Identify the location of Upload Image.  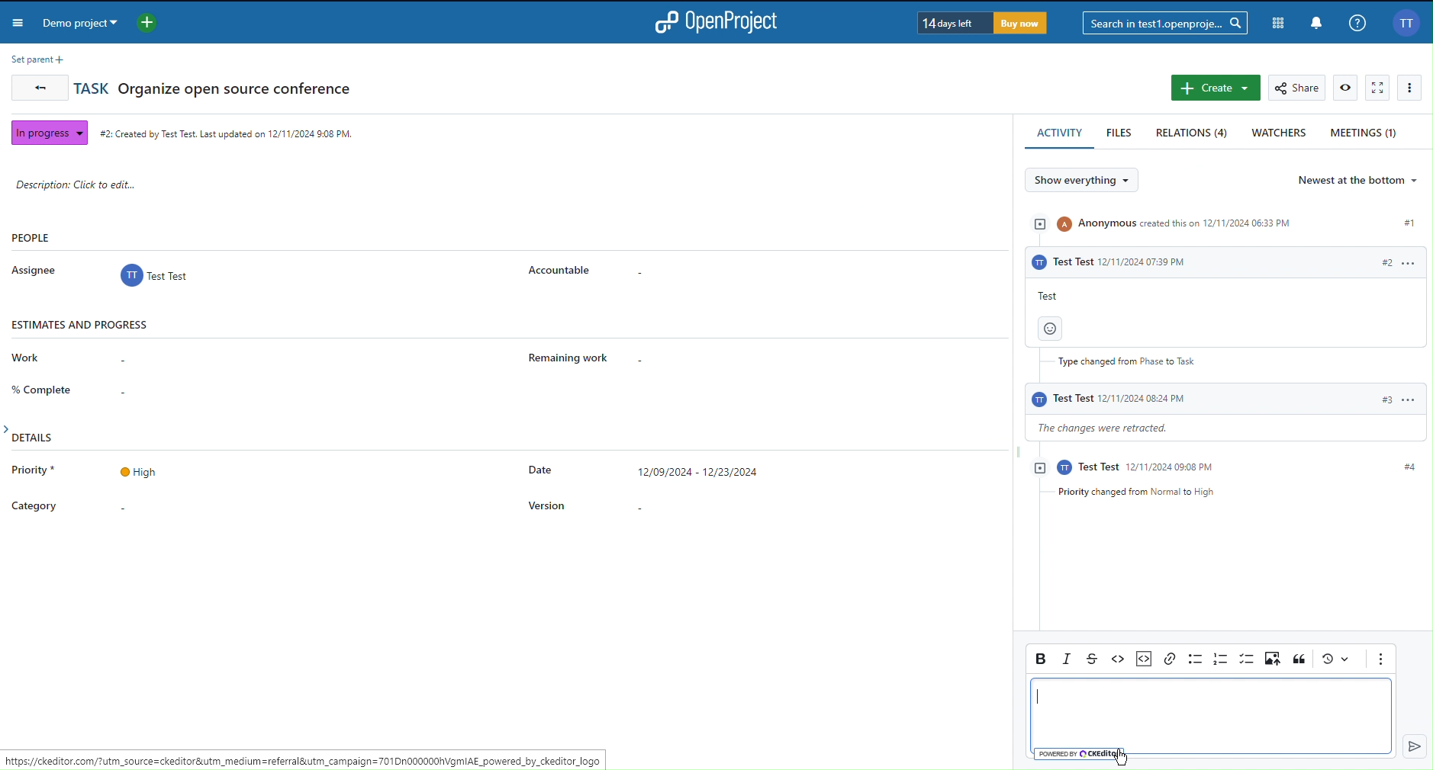
(1274, 659).